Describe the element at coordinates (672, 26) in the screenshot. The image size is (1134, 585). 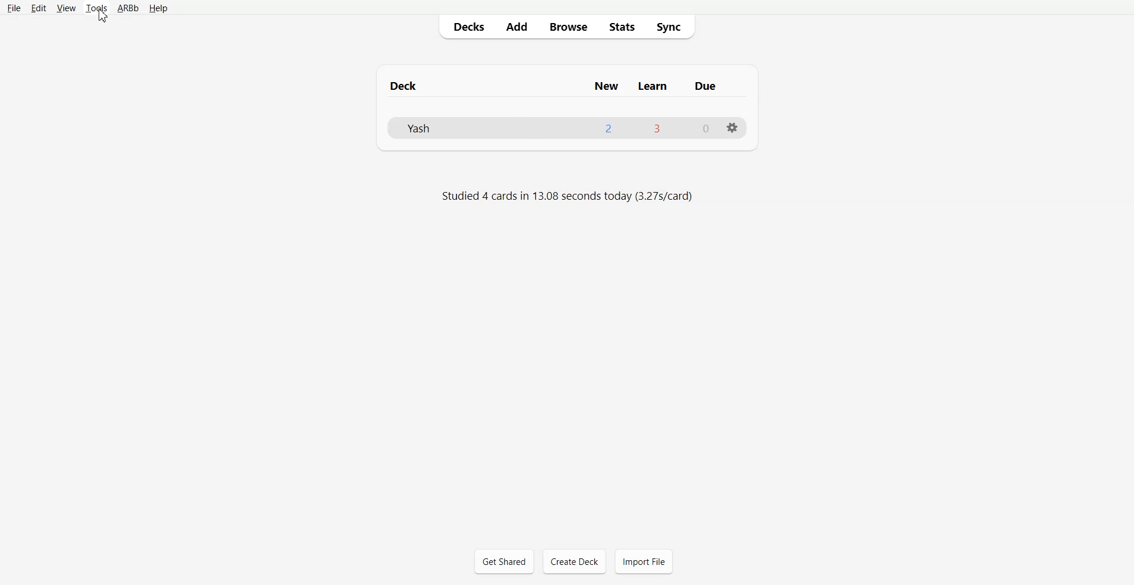
I see `Sync` at that location.